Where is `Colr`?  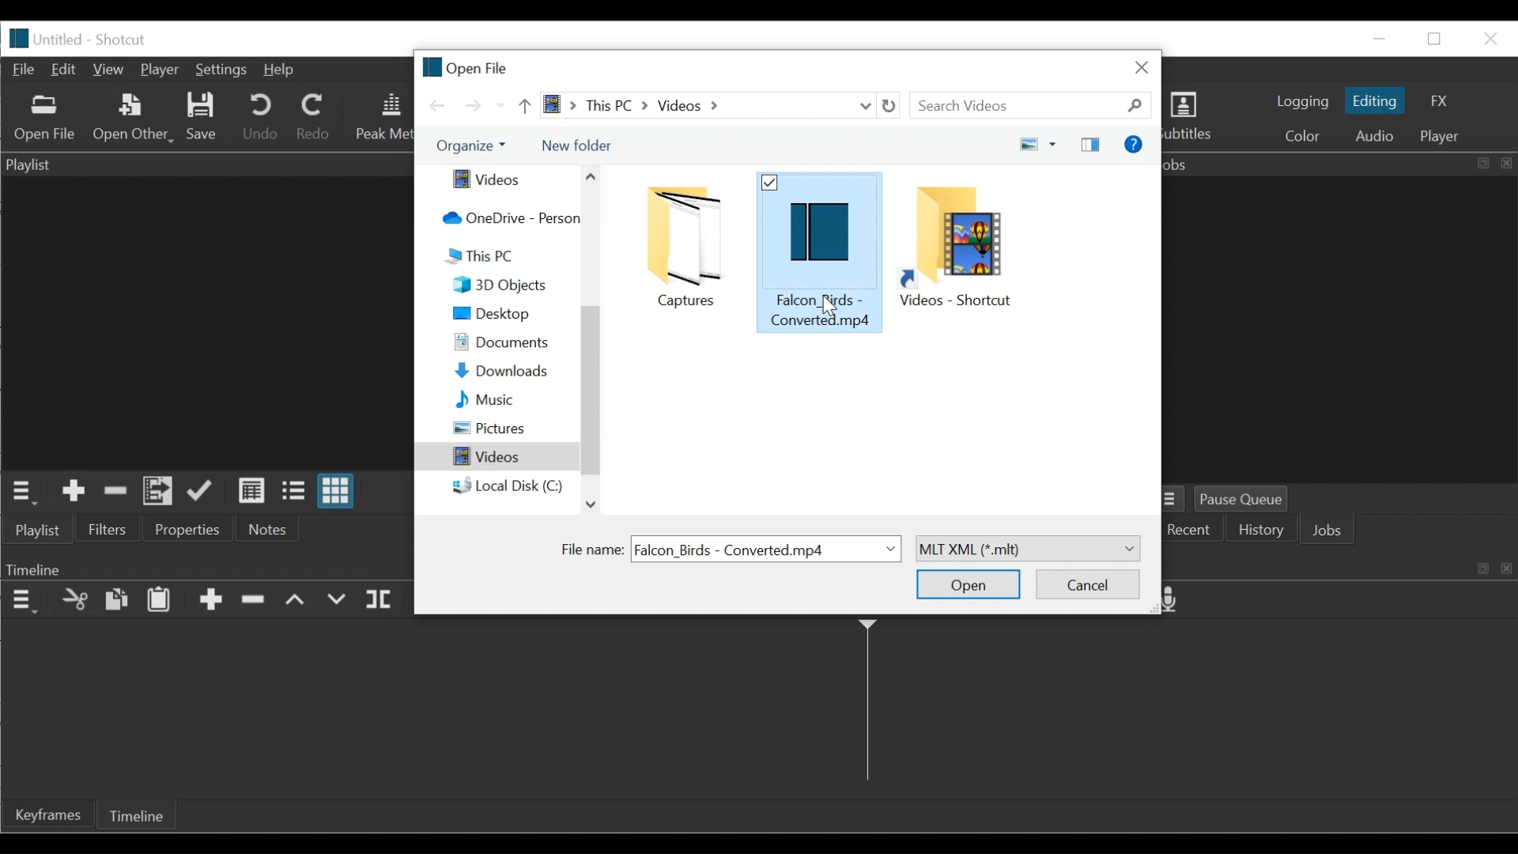 Colr is located at coordinates (1304, 134).